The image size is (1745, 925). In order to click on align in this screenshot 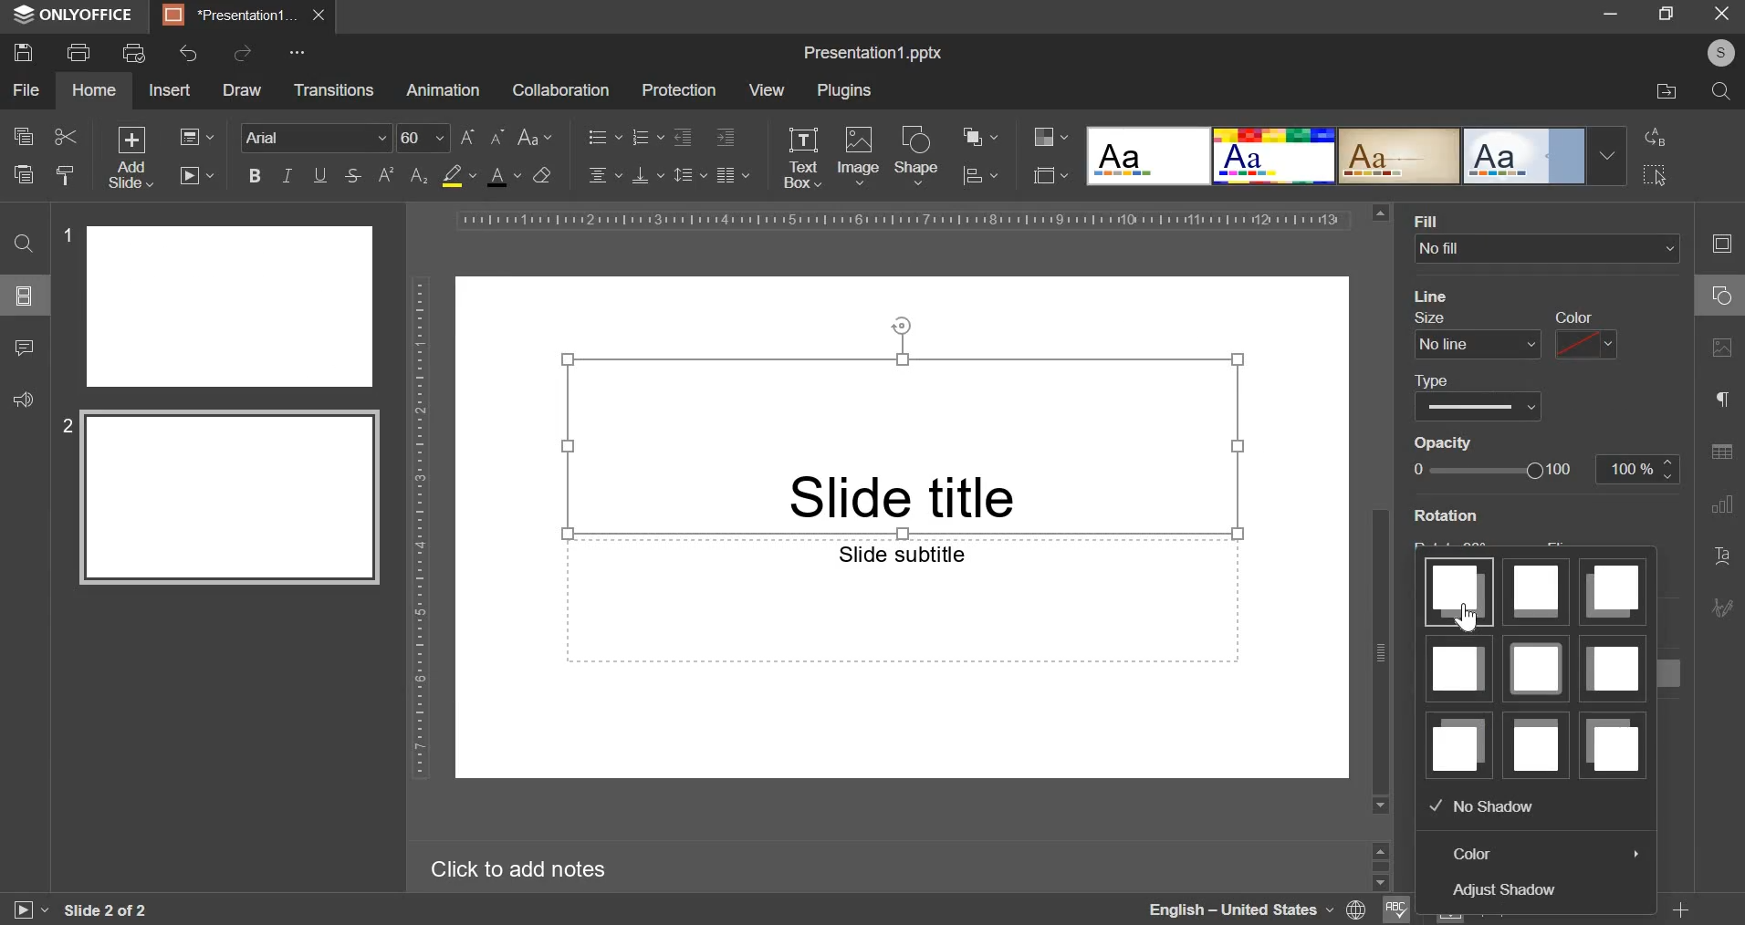, I will do `click(981, 177)`.